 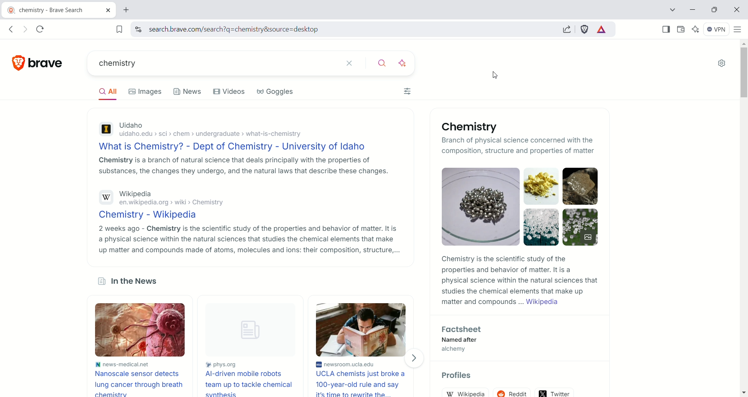 What do you see at coordinates (464, 329) in the screenshot?
I see `Factsheet` at bounding box center [464, 329].